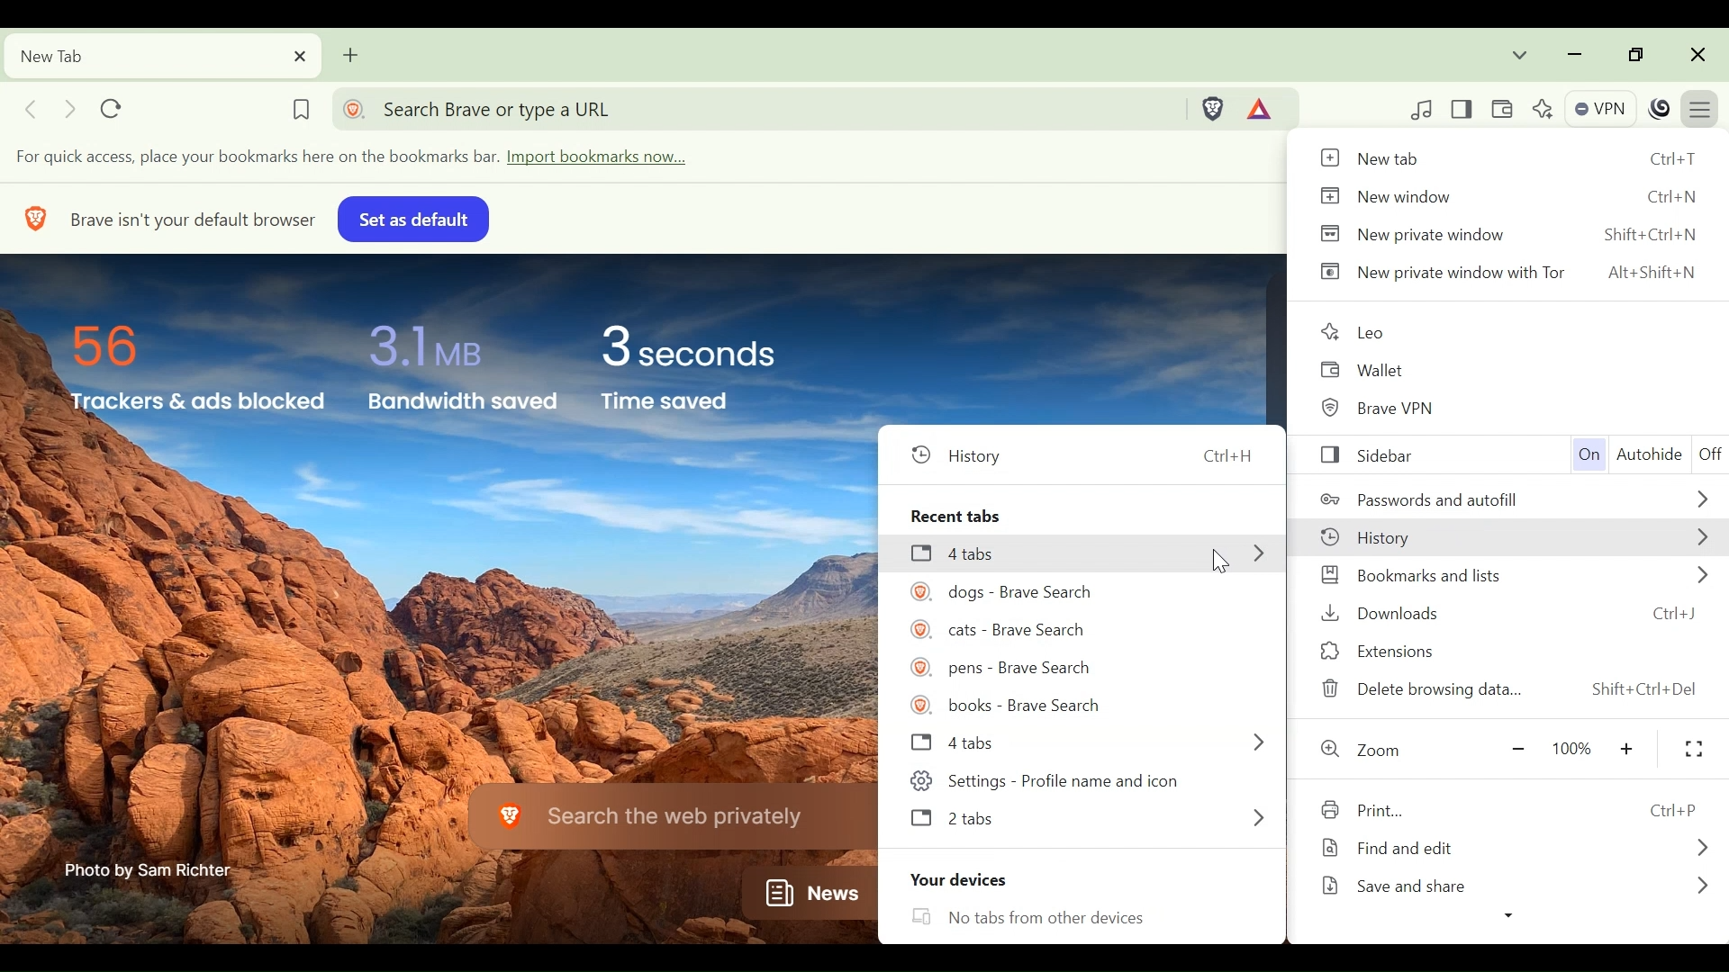 Image resolution: width=1729 pixels, height=972 pixels. Describe the element at coordinates (955, 879) in the screenshot. I see `Your devices` at that location.